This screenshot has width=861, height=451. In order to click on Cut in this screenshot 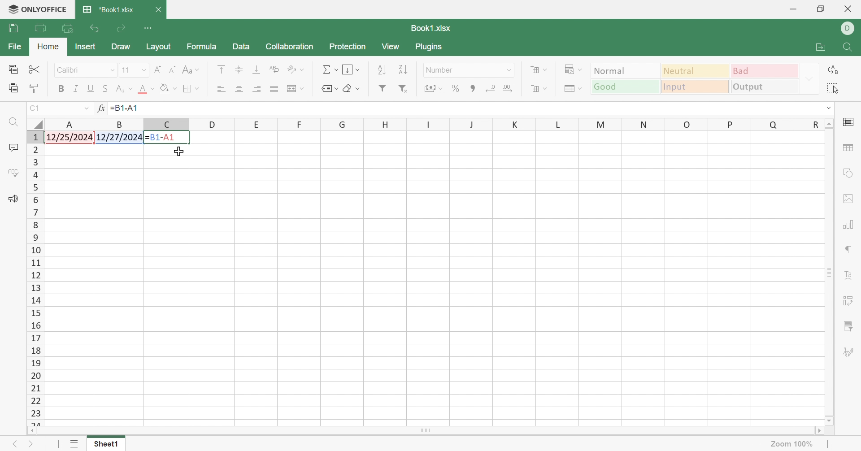, I will do `click(36, 70)`.